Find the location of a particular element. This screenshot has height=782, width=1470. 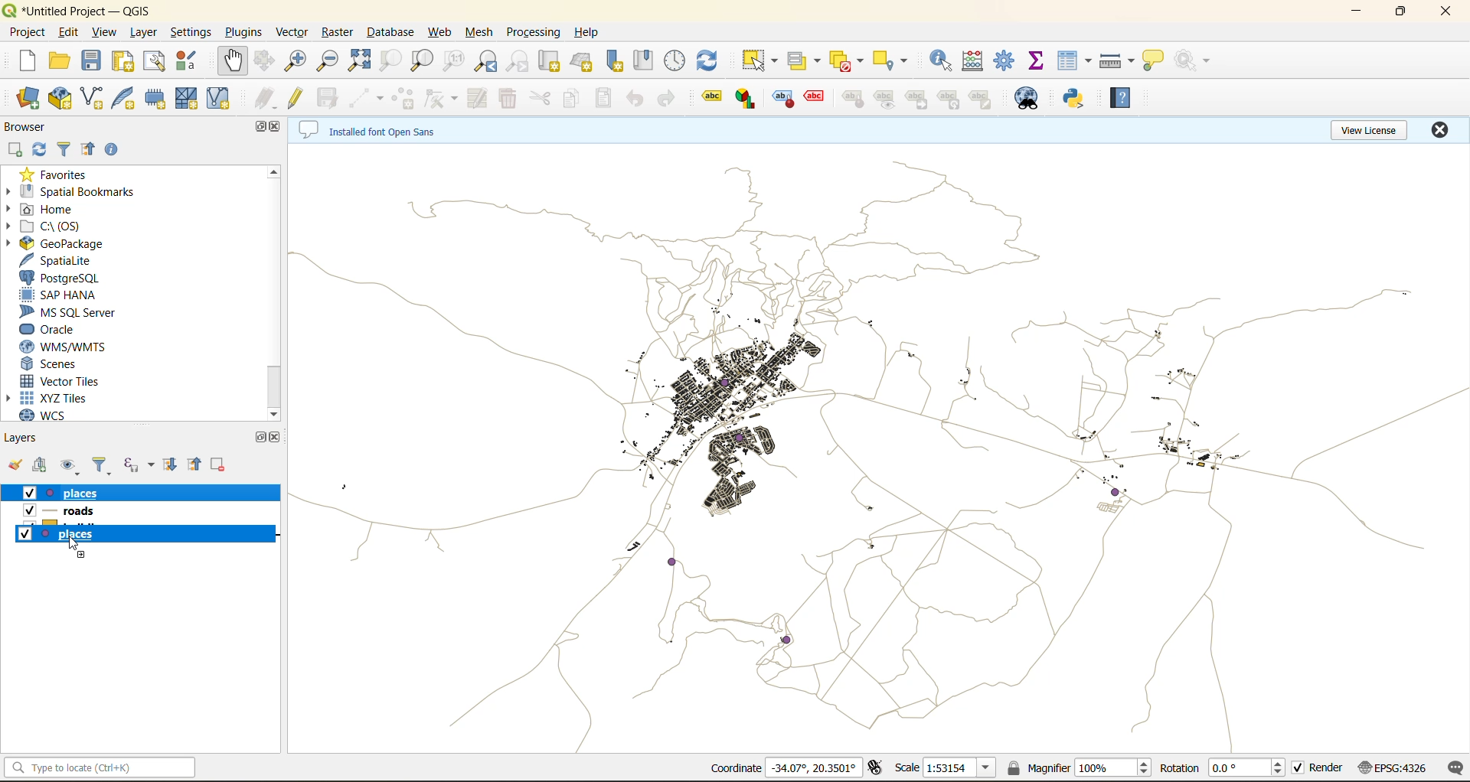

add is located at coordinates (15, 149).